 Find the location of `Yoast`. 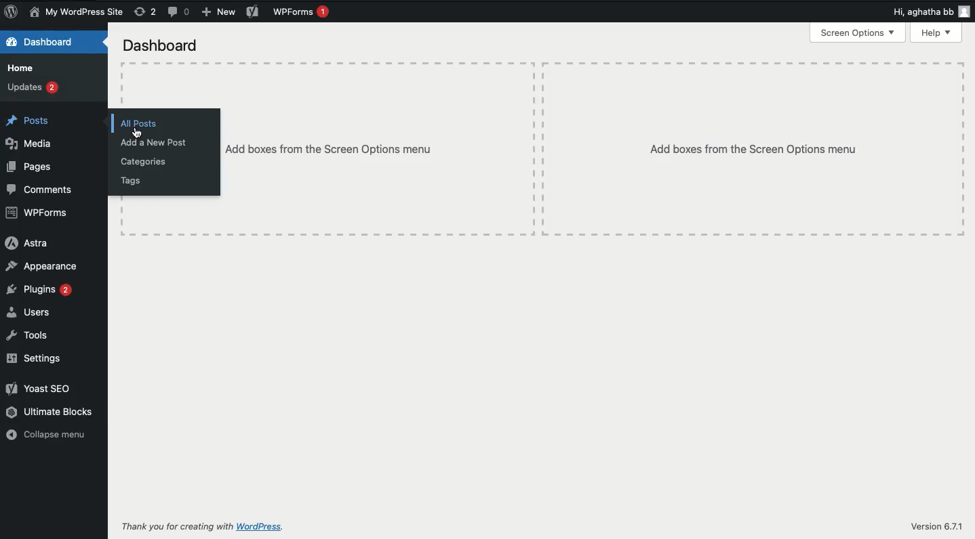

Yoast is located at coordinates (47, 388).